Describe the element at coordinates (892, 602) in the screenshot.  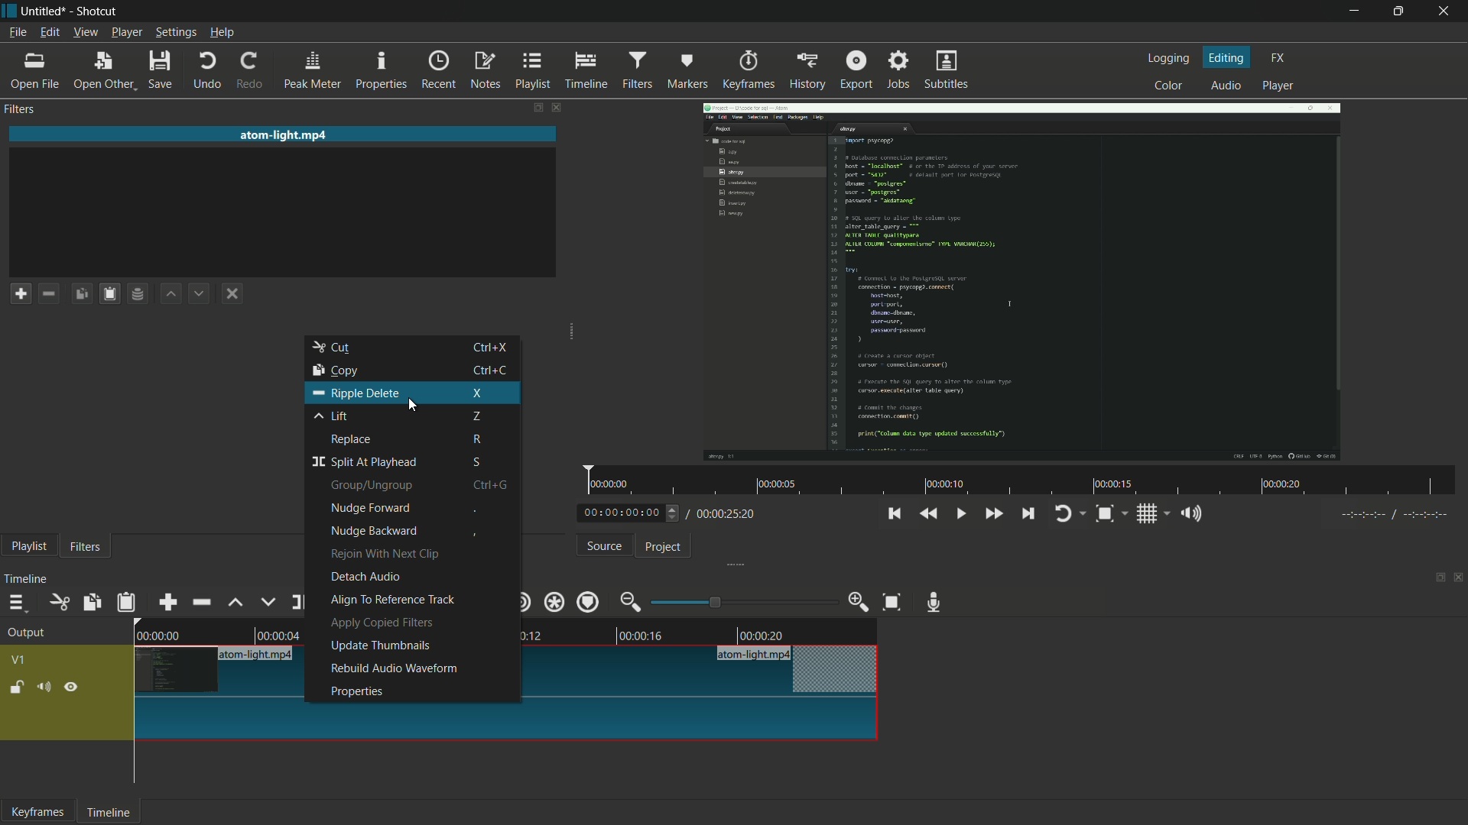
I see `zoom timeline to fit` at that location.